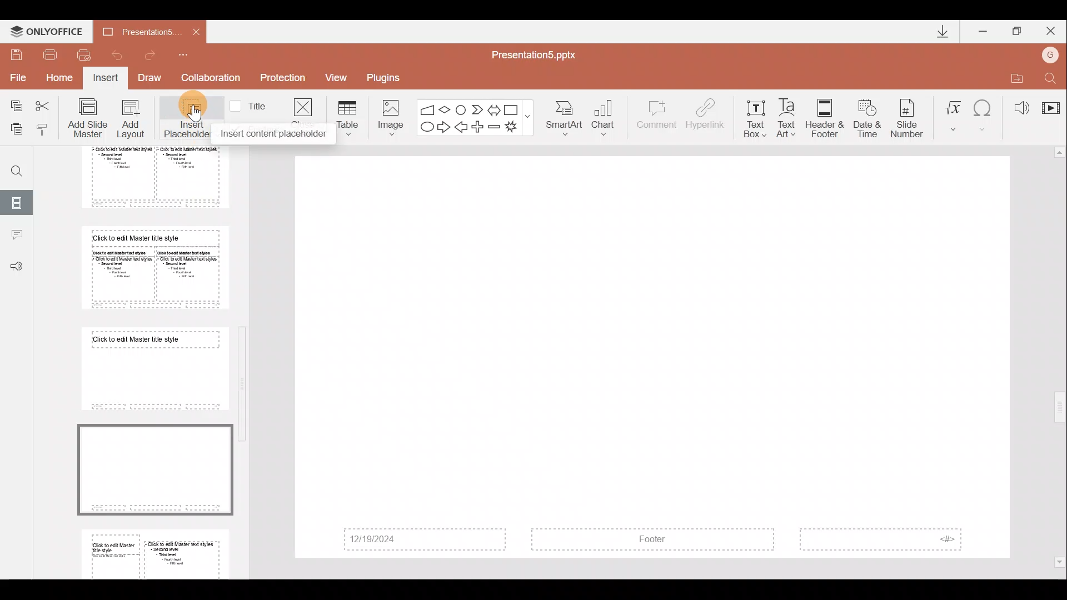  I want to click on Slide 7, so click(151, 368).